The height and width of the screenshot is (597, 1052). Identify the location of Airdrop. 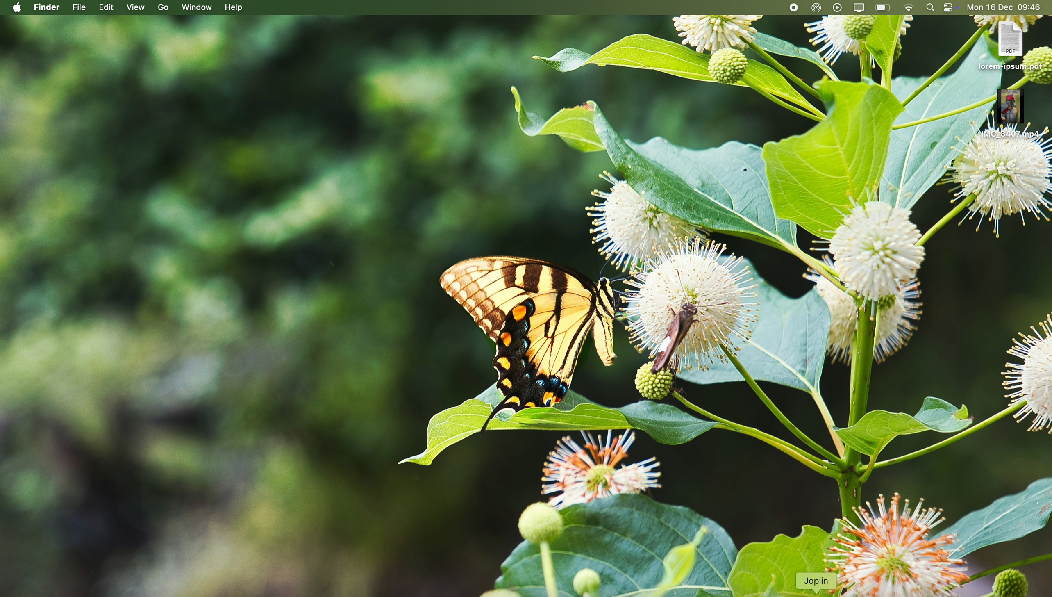
(818, 8).